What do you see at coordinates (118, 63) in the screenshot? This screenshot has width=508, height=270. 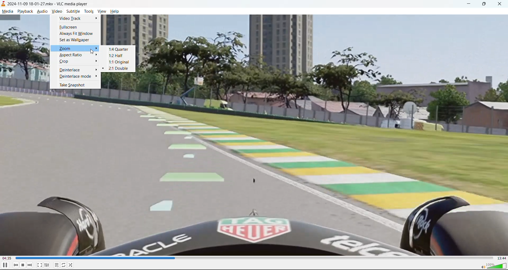 I see `1:1 original` at bounding box center [118, 63].